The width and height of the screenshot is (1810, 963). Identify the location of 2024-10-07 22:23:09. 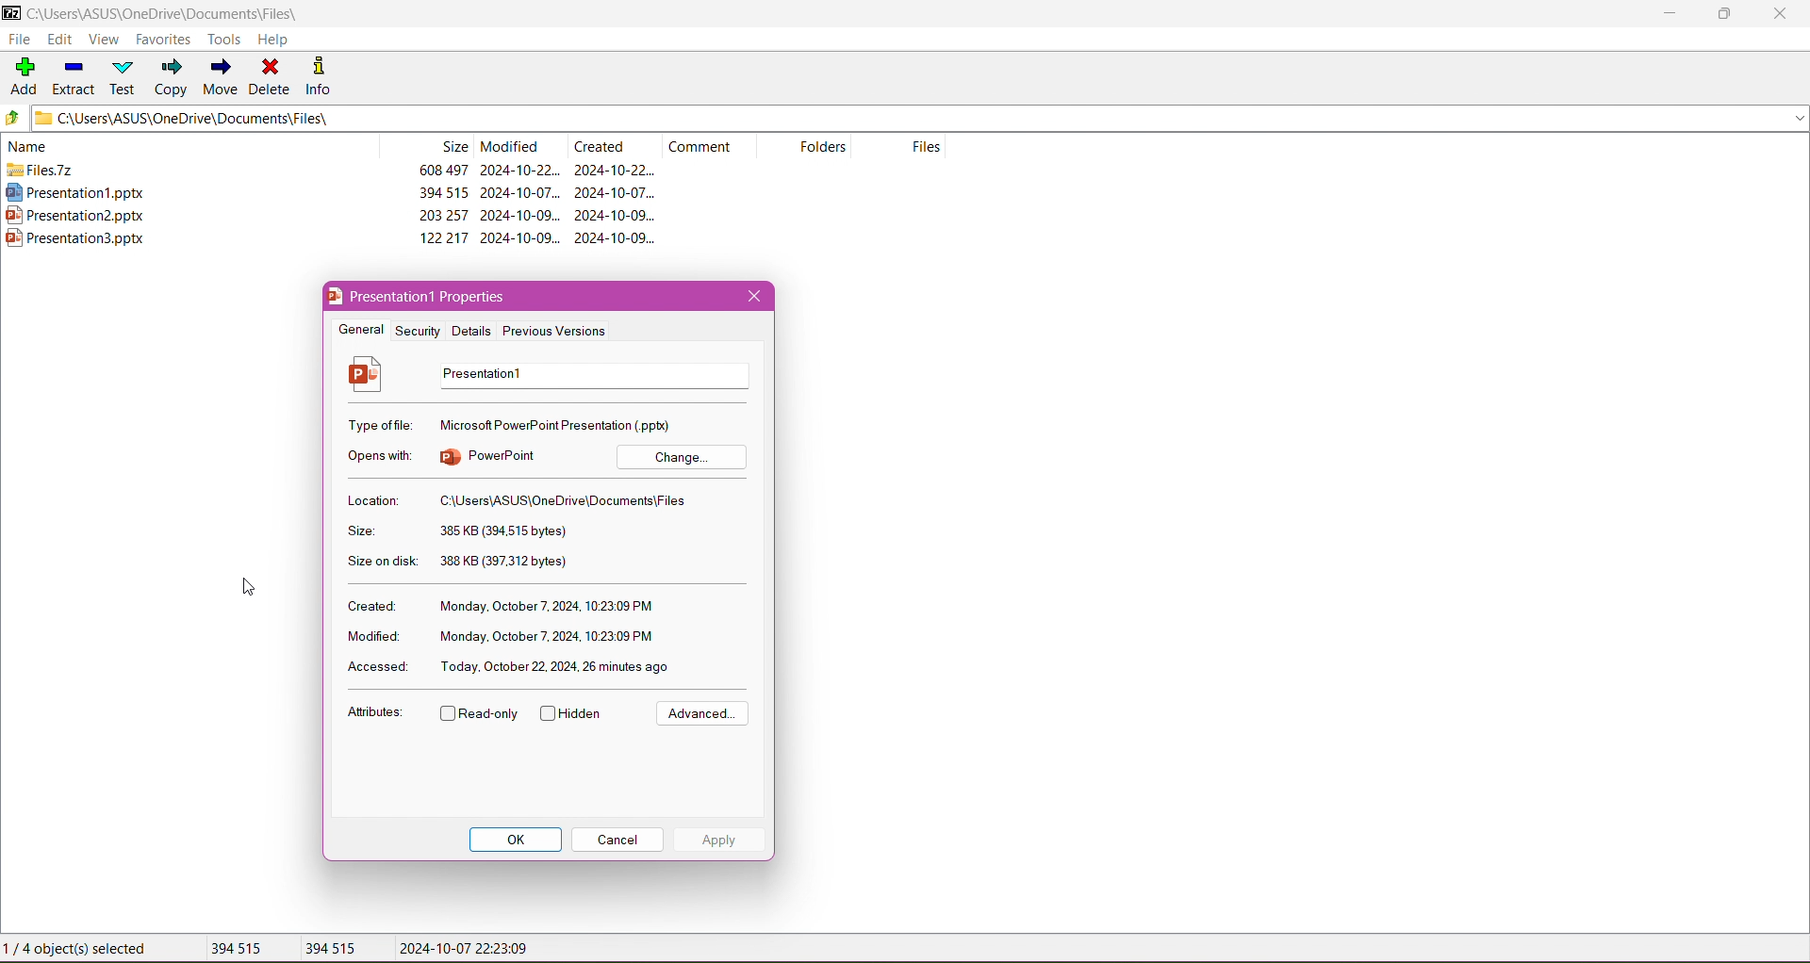
(463, 947).